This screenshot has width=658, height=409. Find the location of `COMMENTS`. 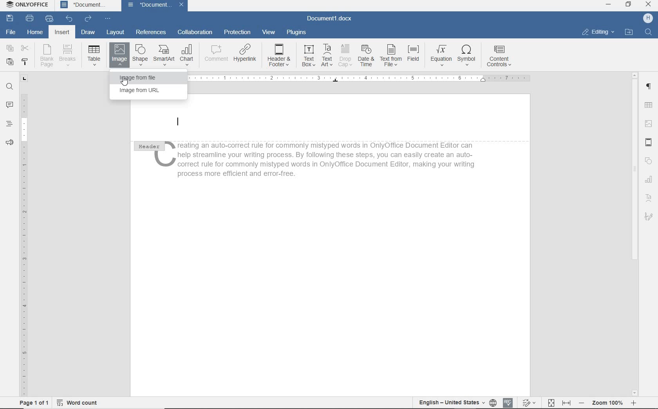

COMMENTS is located at coordinates (9, 104).